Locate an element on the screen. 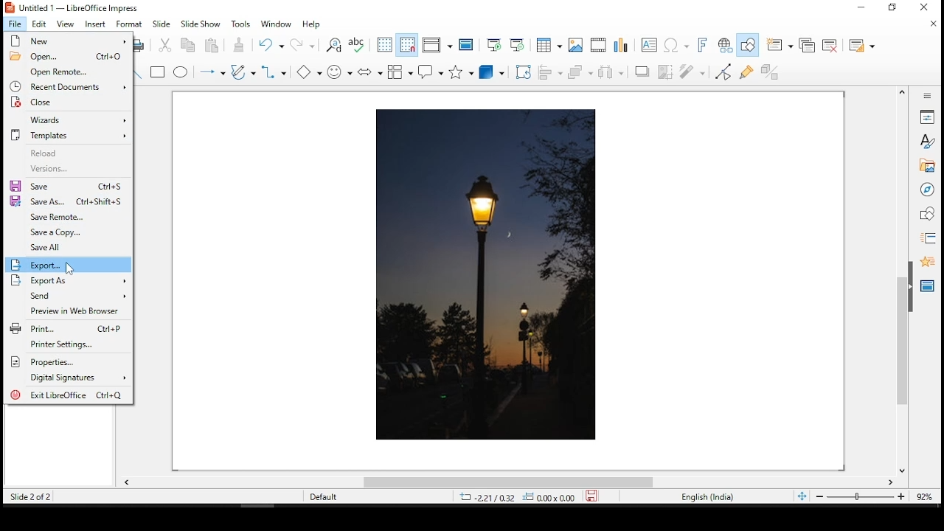 Image resolution: width=944 pixels, height=531 pixels. export as is located at coordinates (70, 280).